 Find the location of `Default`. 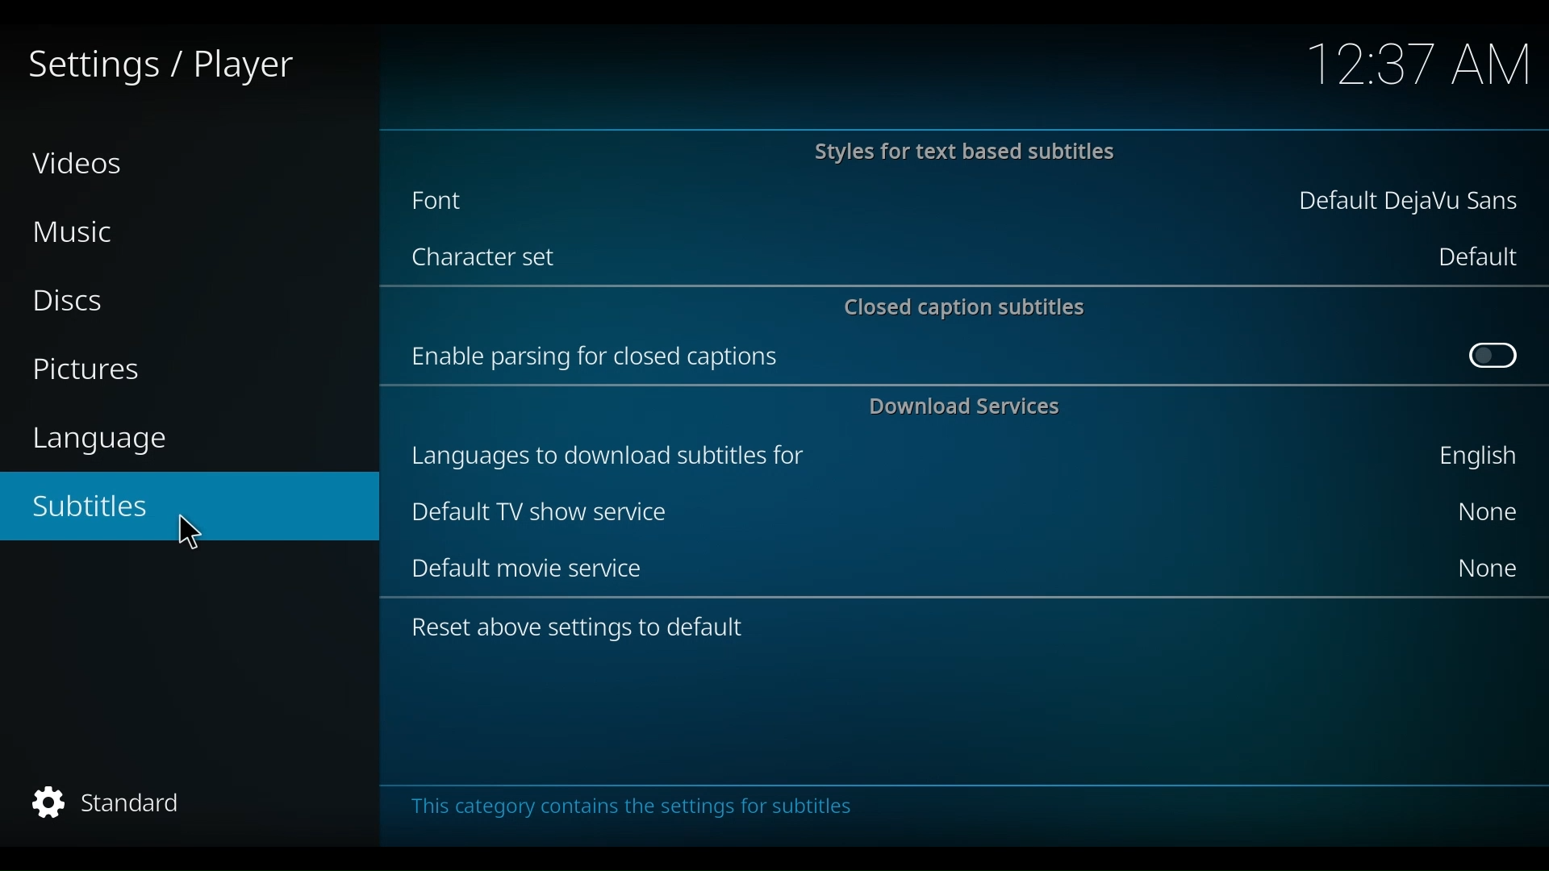

Default is located at coordinates (1476, 256).